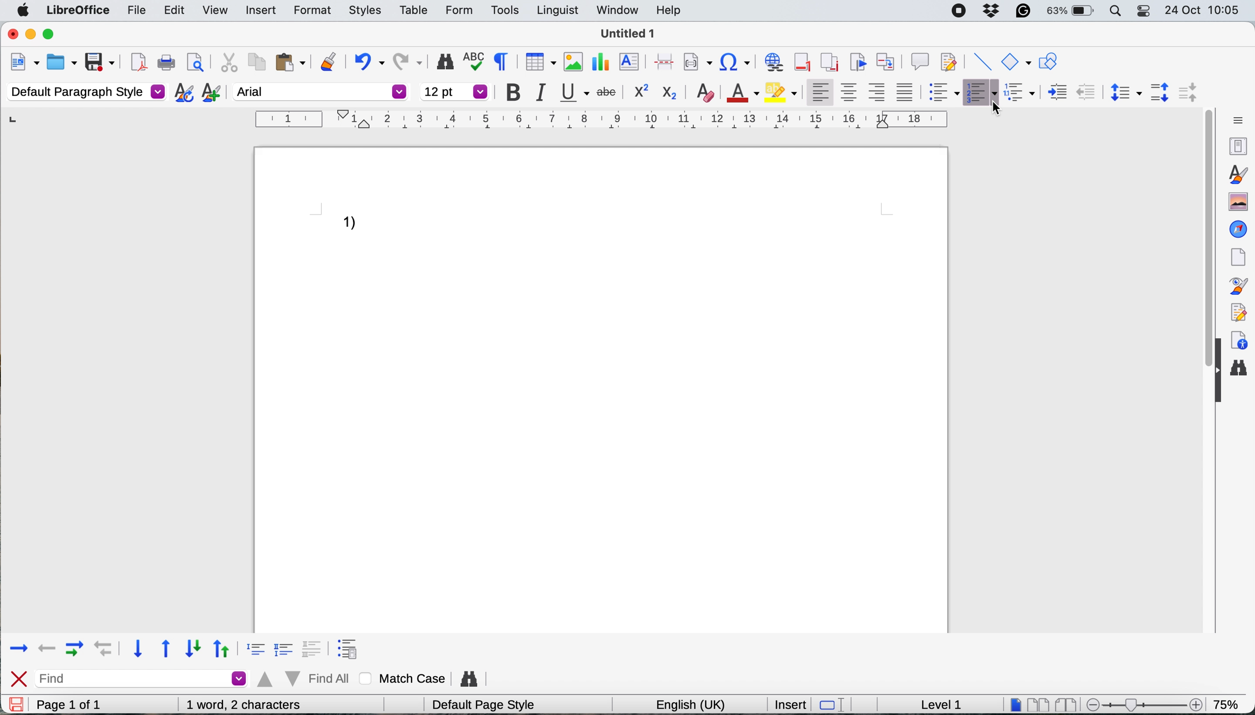  Describe the element at coordinates (101, 61) in the screenshot. I see `save` at that location.